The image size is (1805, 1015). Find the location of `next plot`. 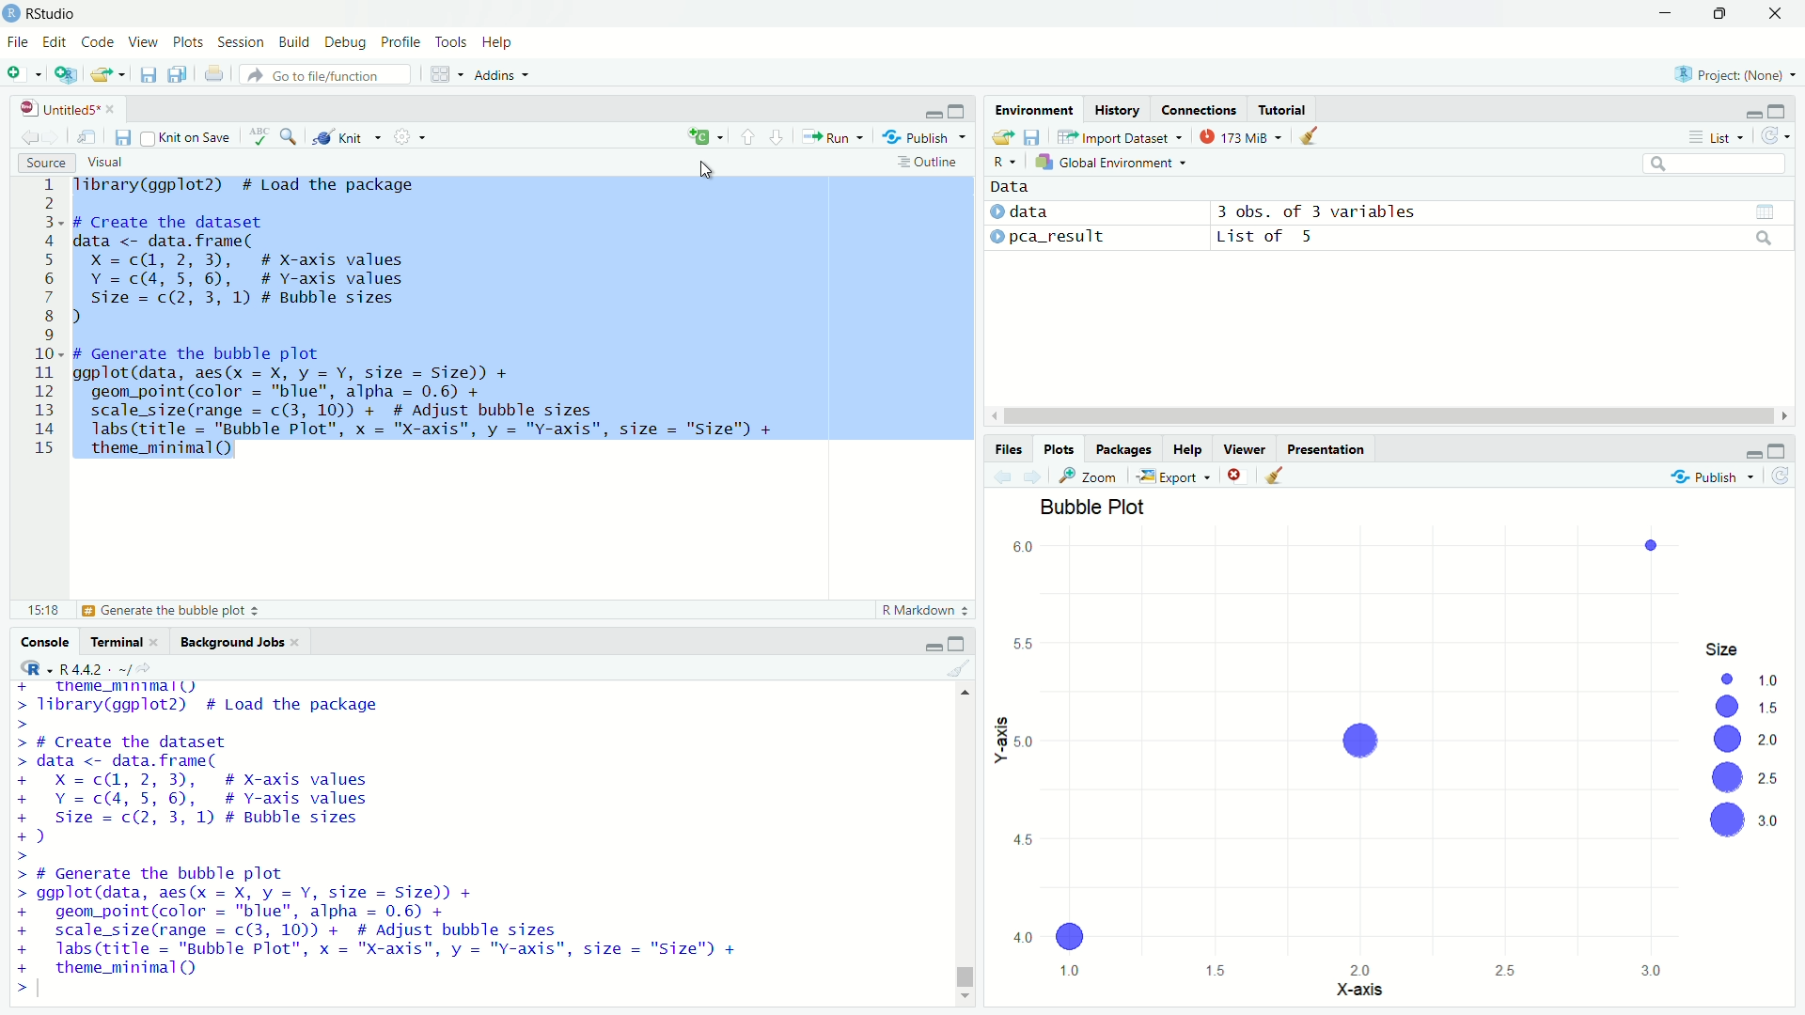

next plot is located at coordinates (1035, 476).